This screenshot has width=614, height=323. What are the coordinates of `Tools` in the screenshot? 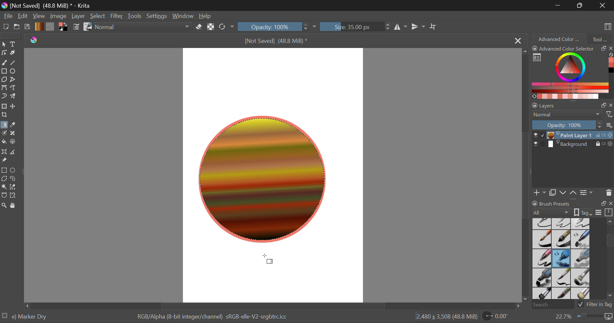 It's located at (135, 16).